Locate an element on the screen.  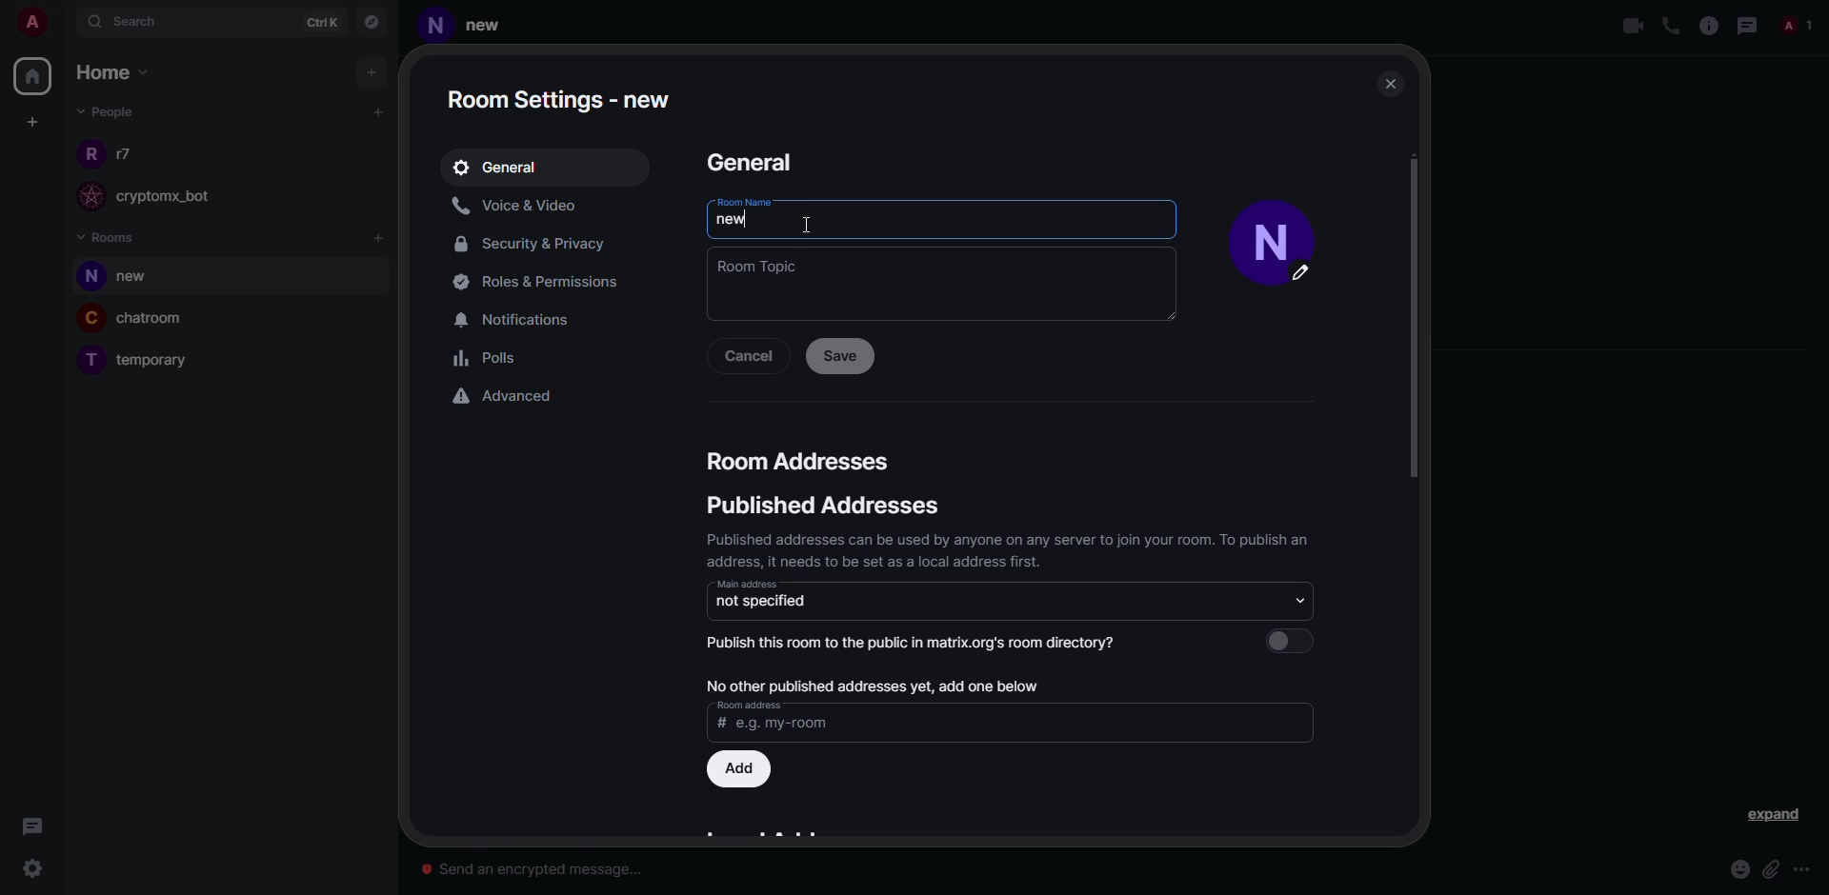
attach is located at coordinates (1771, 869).